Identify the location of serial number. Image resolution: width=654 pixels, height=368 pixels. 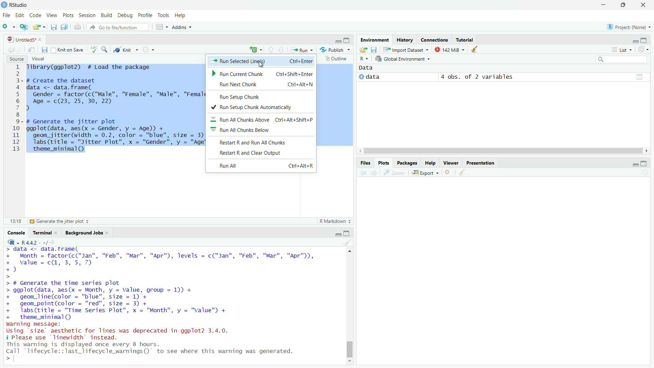
(15, 109).